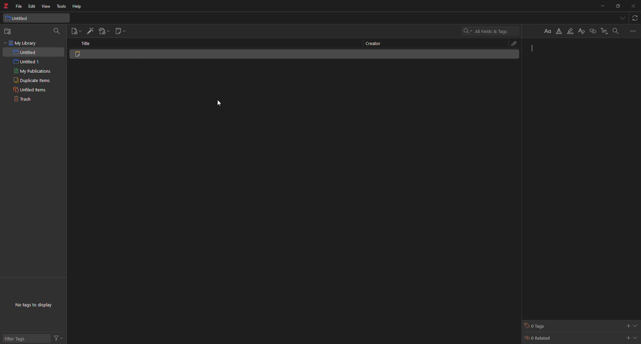 The image size is (641, 344). I want to click on help, so click(79, 6).